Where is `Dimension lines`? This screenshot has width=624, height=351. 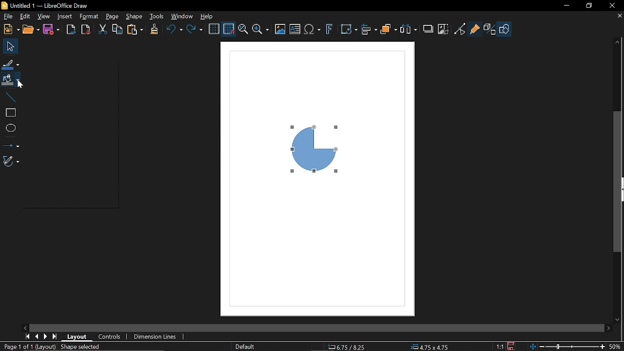
Dimension lines is located at coordinates (155, 337).